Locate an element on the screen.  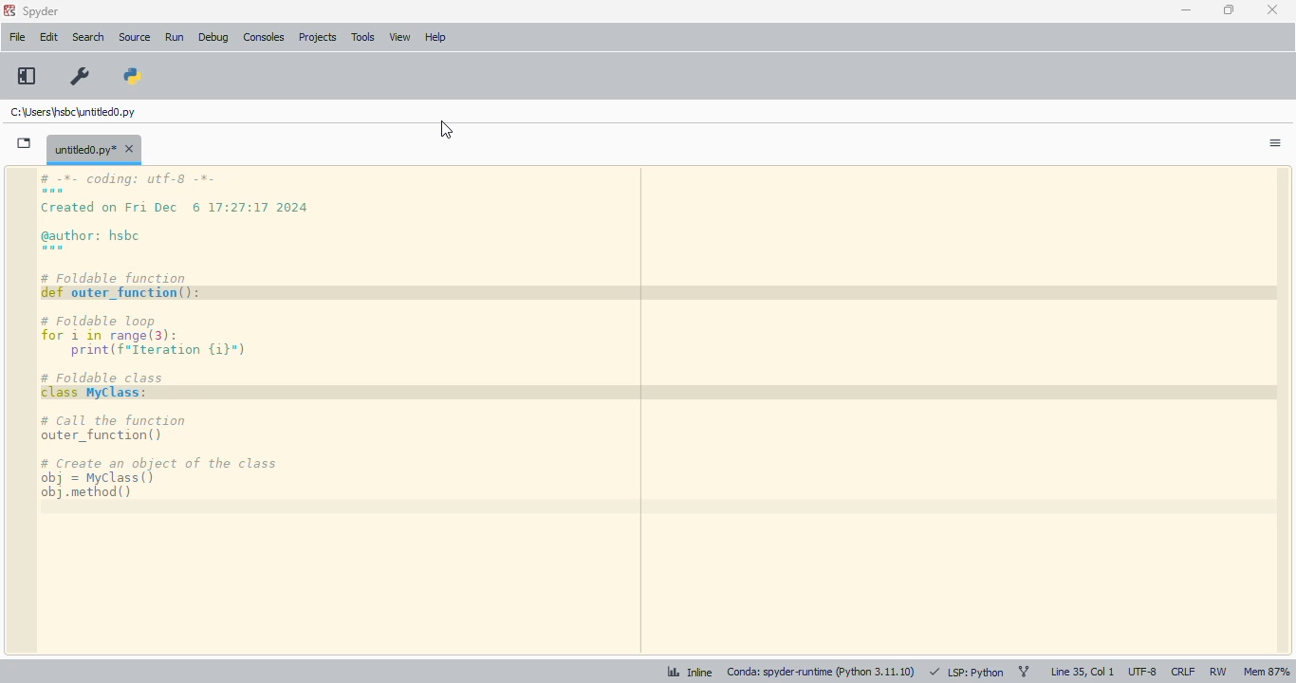
consoles is located at coordinates (265, 37).